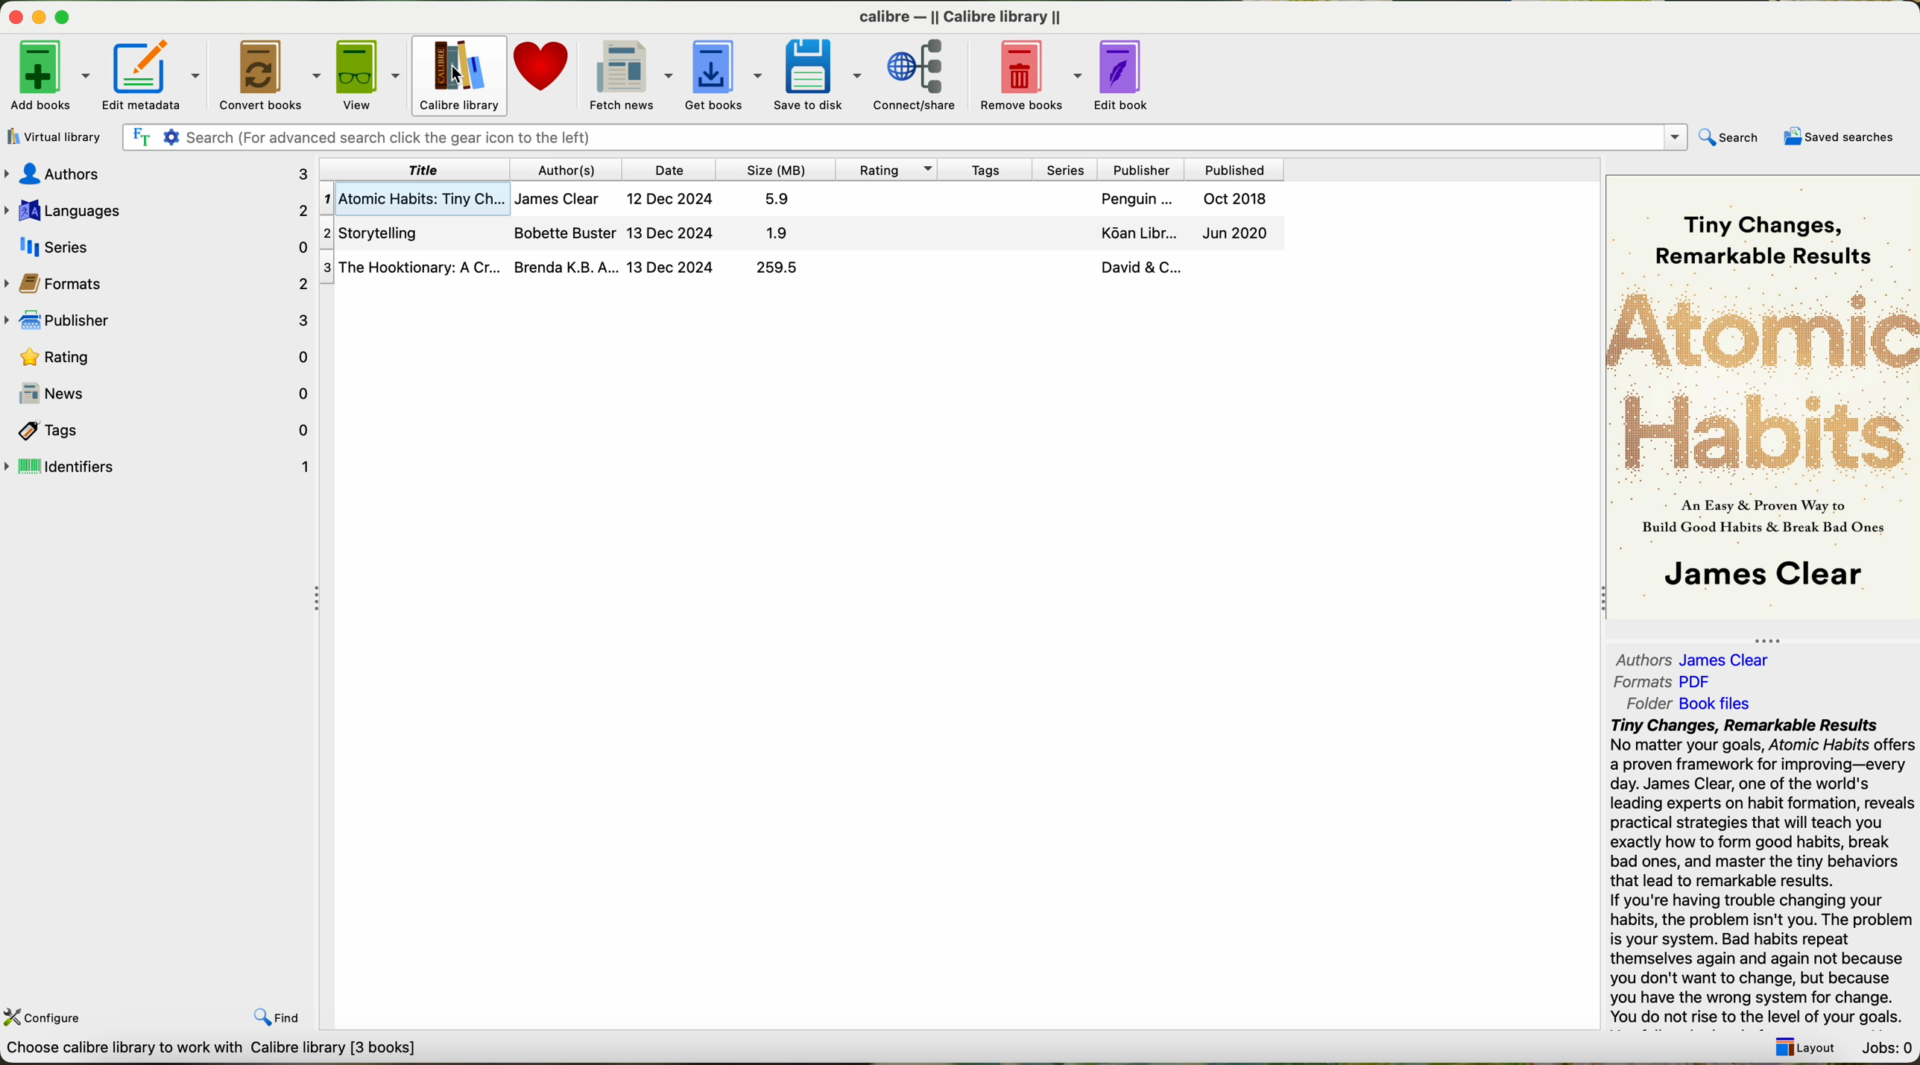  I want to click on saved searches, so click(1843, 137).